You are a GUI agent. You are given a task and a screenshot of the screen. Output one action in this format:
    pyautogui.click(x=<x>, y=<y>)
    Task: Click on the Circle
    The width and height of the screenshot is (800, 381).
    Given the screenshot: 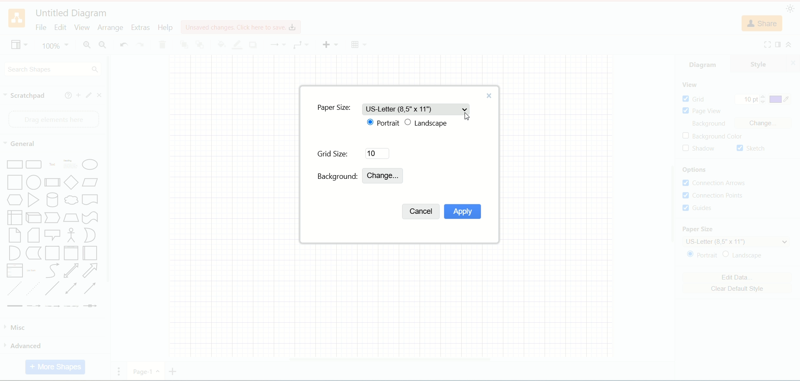 What is the action you would take?
    pyautogui.click(x=35, y=183)
    